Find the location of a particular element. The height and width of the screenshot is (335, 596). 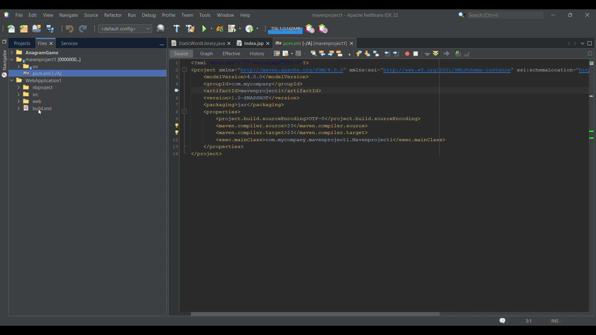

File menu is located at coordinates (19, 15).